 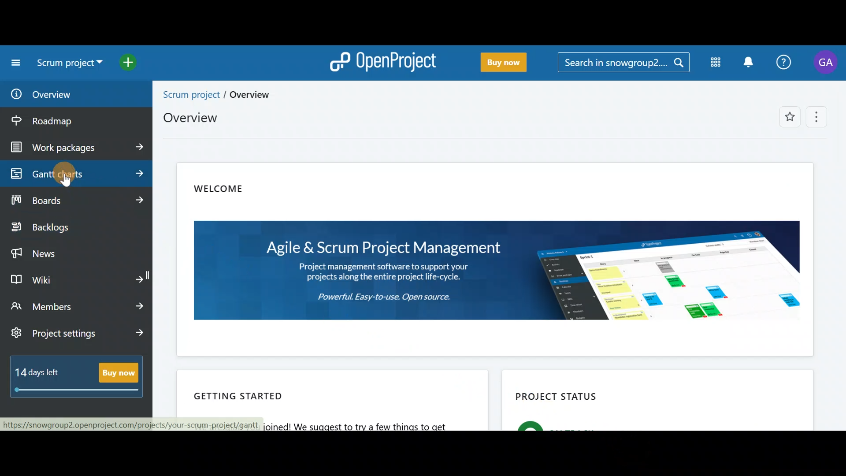 I want to click on Backlogs, so click(x=76, y=227).